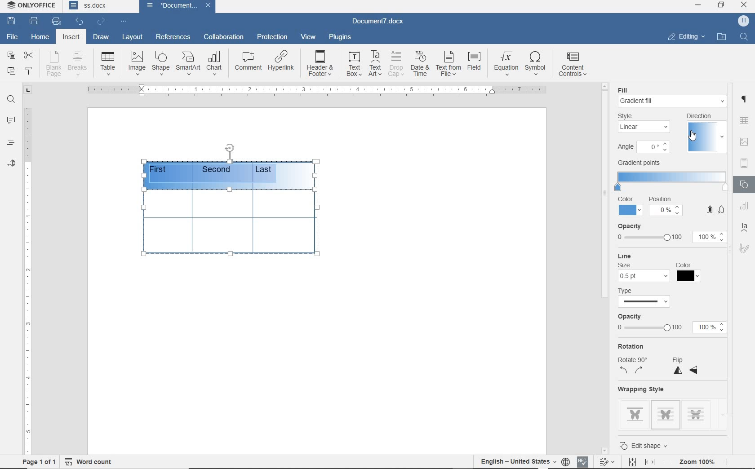 This screenshot has width=755, height=469. I want to click on ruler, so click(27, 281).